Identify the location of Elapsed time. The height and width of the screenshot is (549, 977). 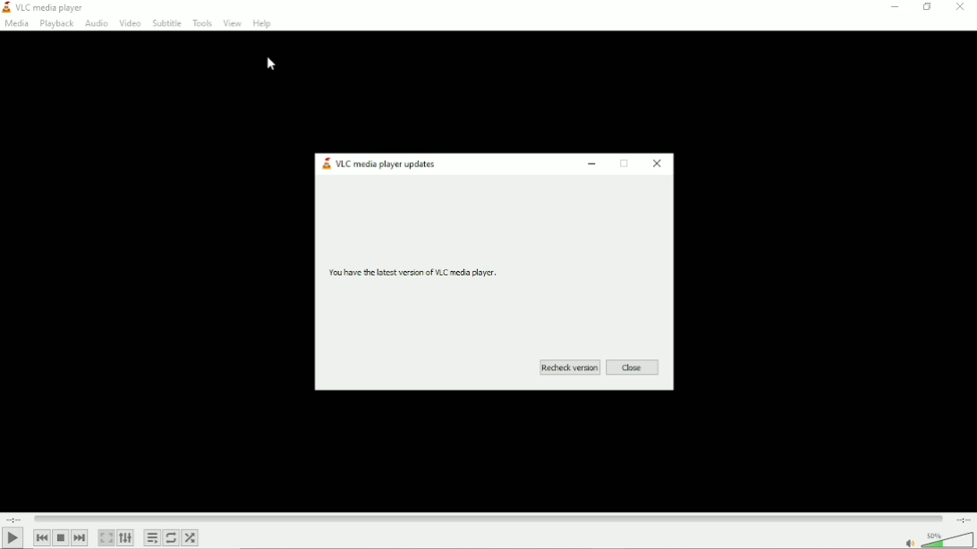
(14, 518).